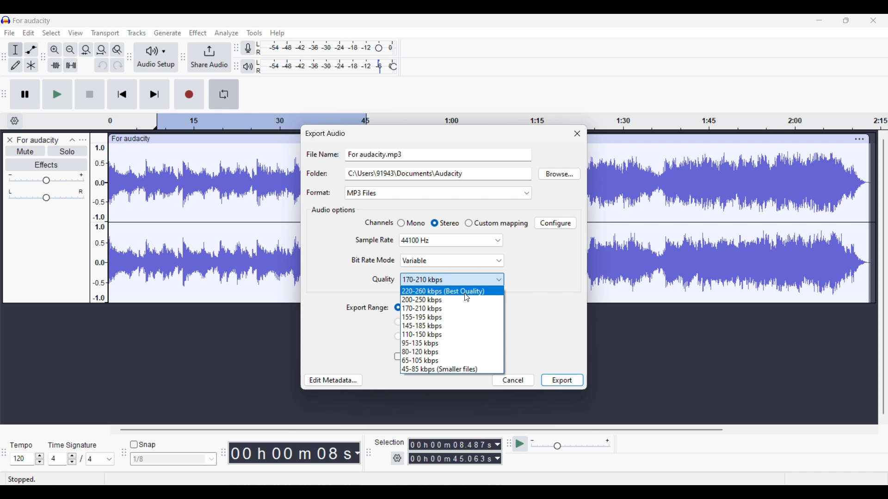 The width and height of the screenshot is (888, 499). Describe the element at coordinates (452, 280) in the screenshot. I see `Quality options highlighted by cursor` at that location.